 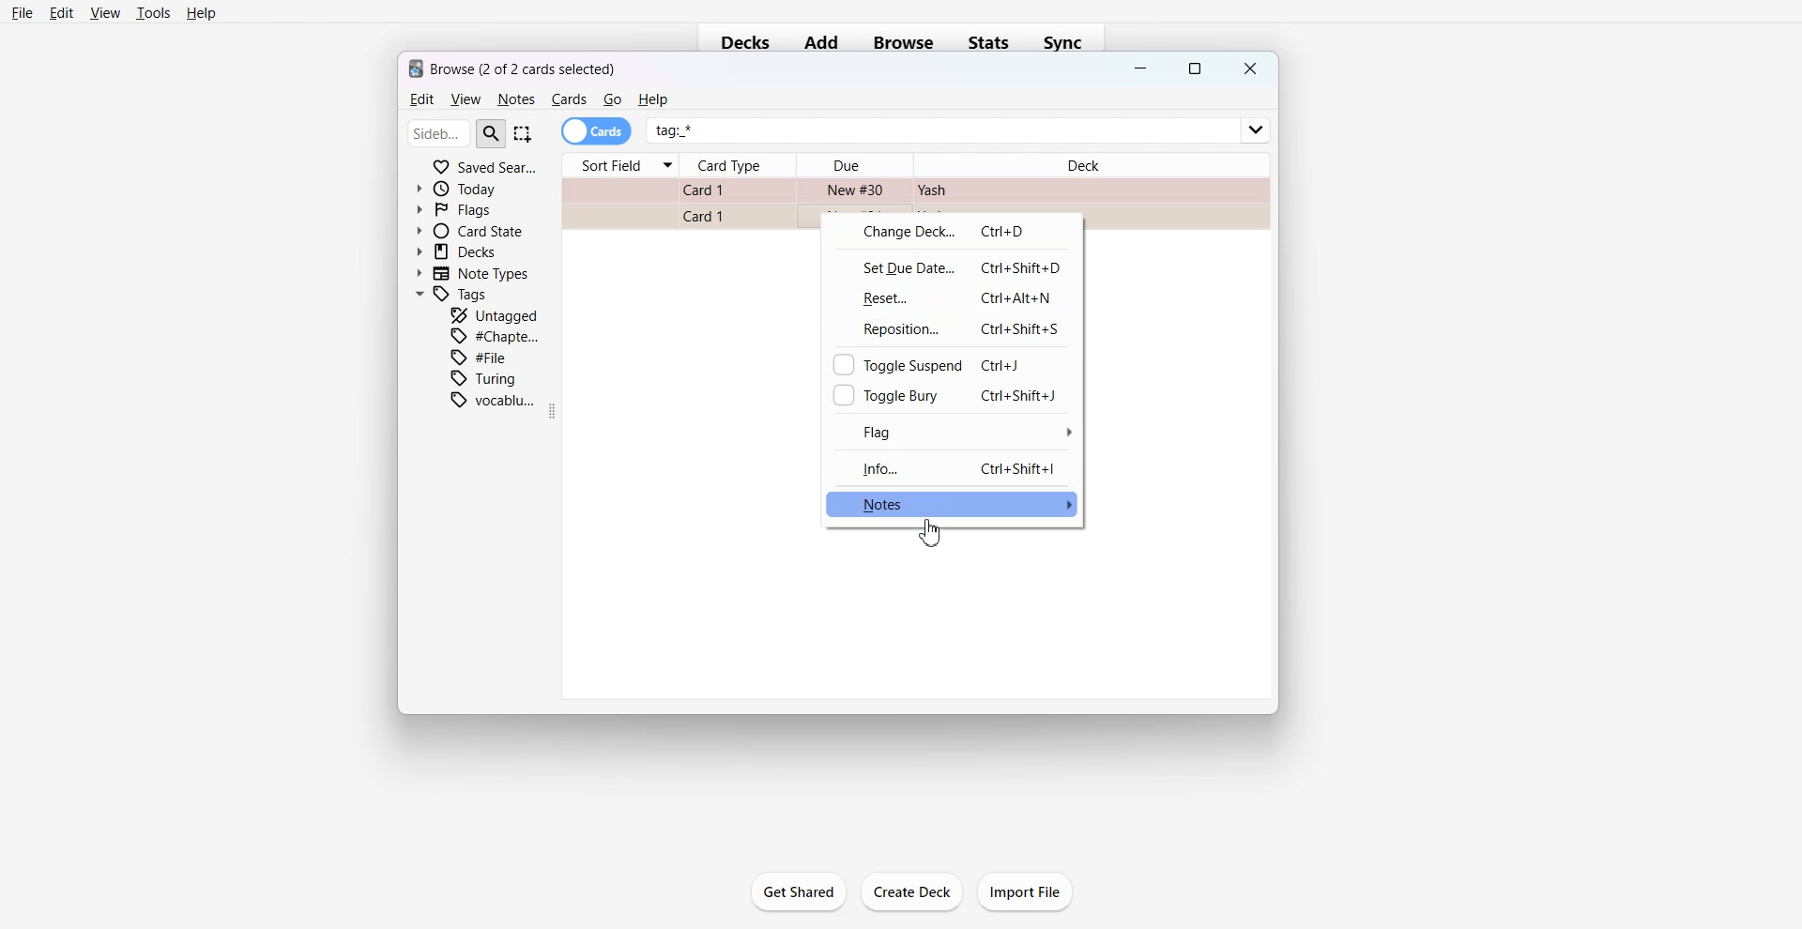 What do you see at coordinates (23, 12) in the screenshot?
I see `File` at bounding box center [23, 12].